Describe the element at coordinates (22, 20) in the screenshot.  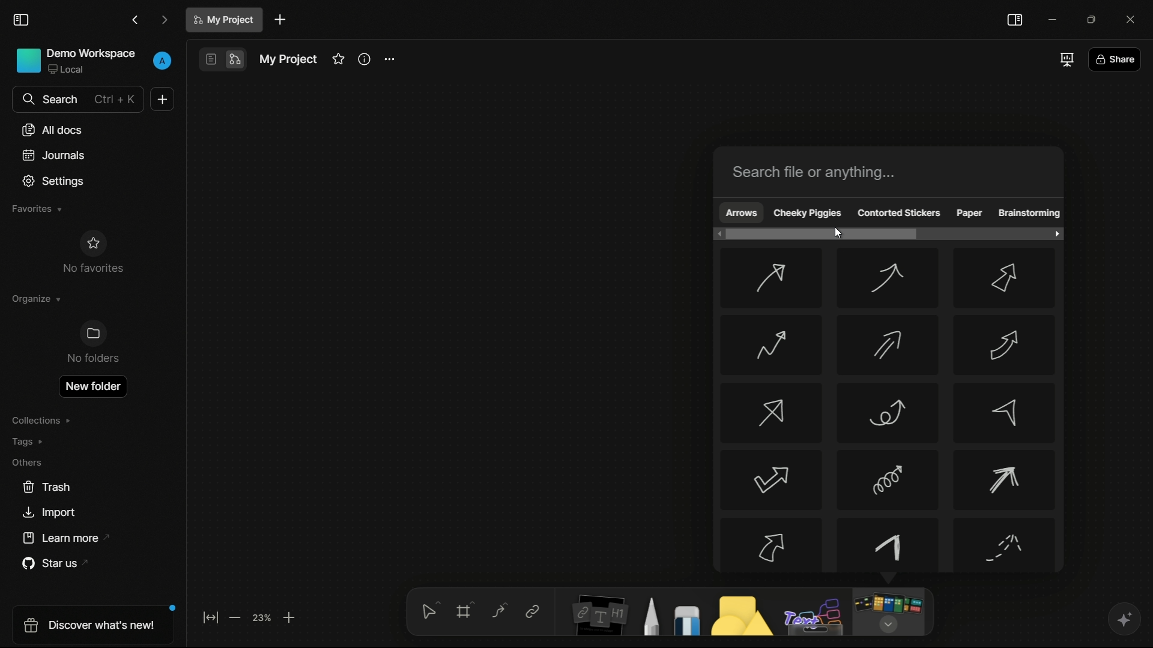
I see `toggle sidebar` at that location.